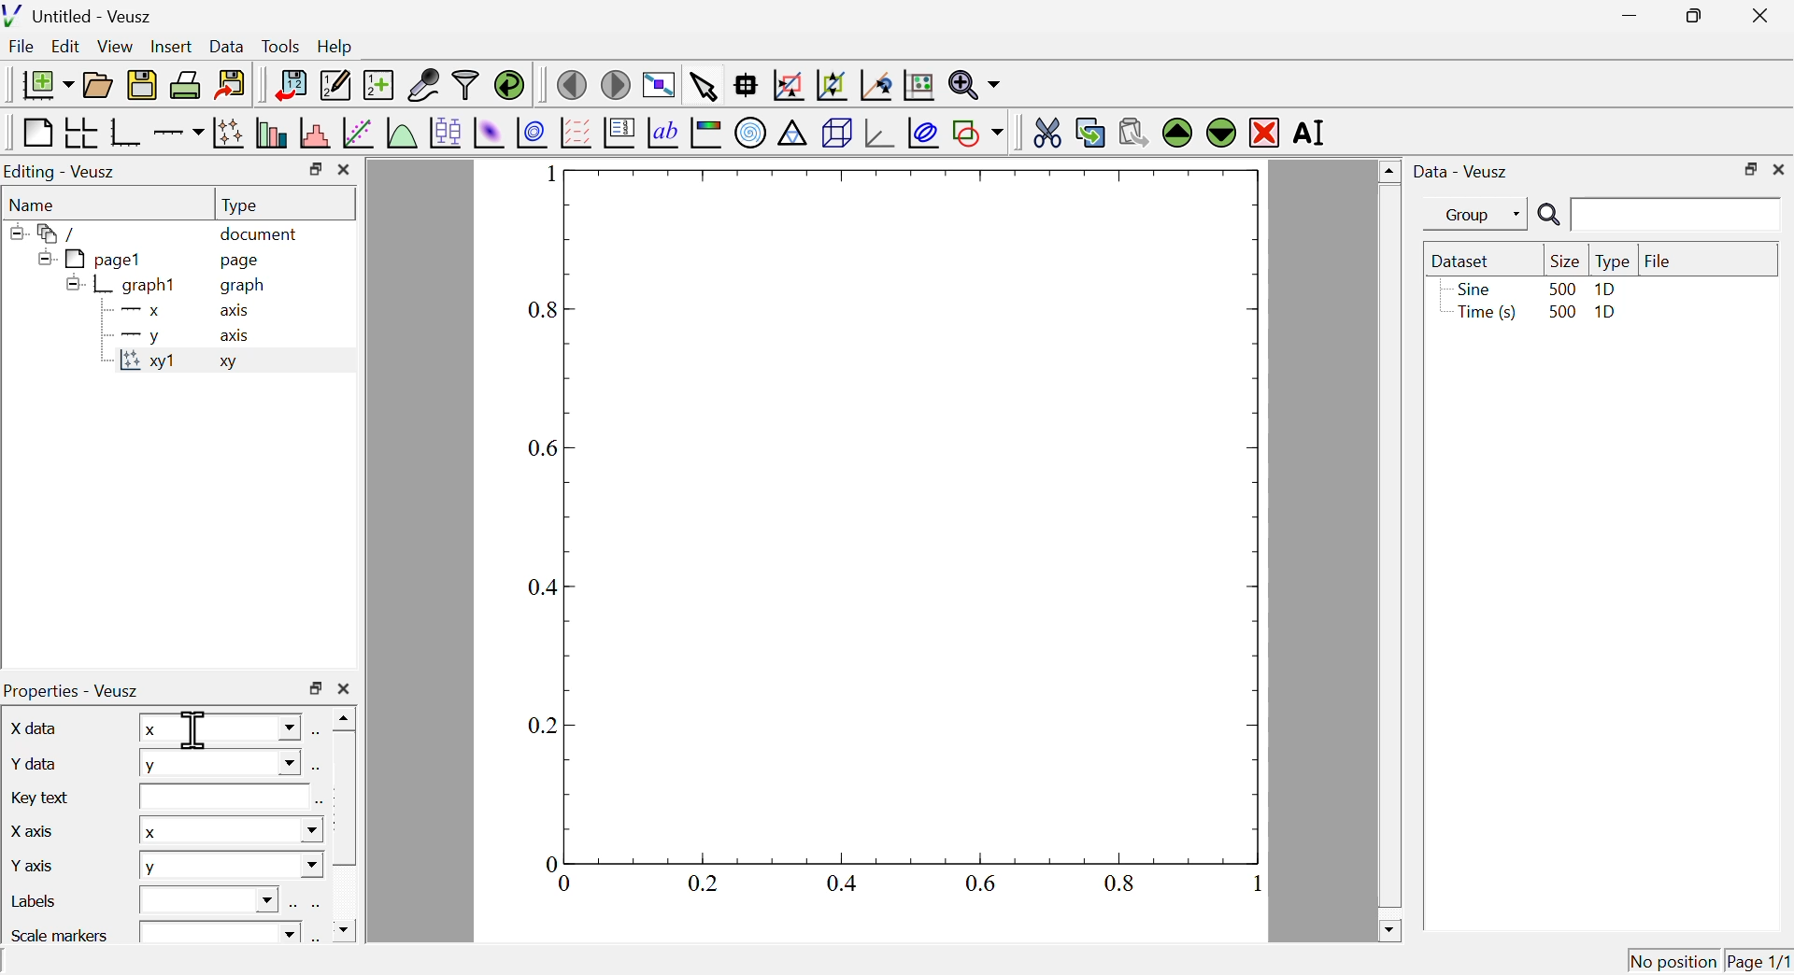  I want to click on scale markers, so click(64, 933).